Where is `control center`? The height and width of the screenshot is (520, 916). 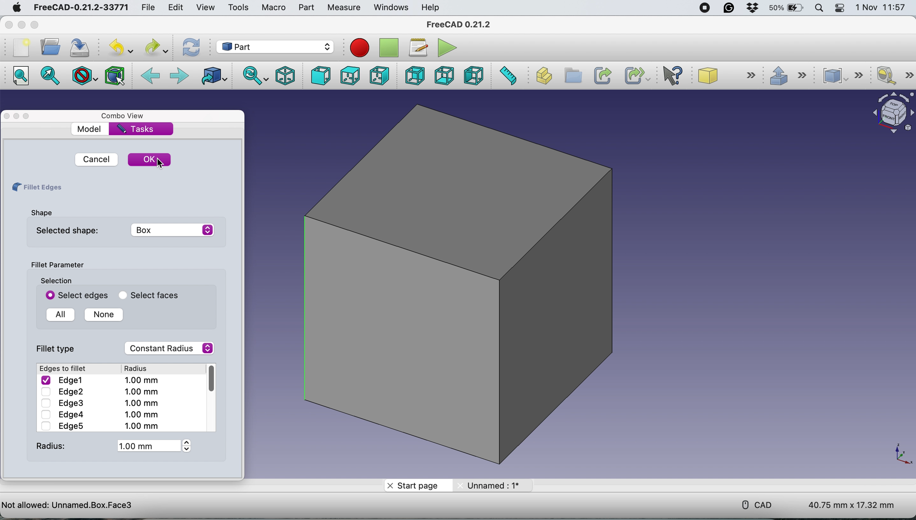
control center is located at coordinates (841, 8).